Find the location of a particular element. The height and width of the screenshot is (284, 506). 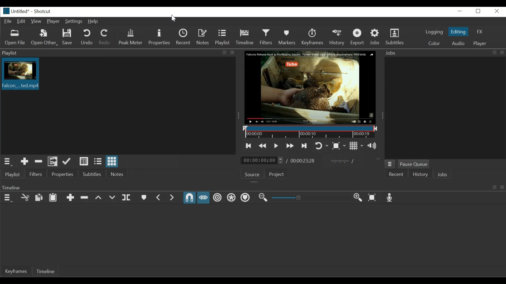

History is located at coordinates (420, 174).